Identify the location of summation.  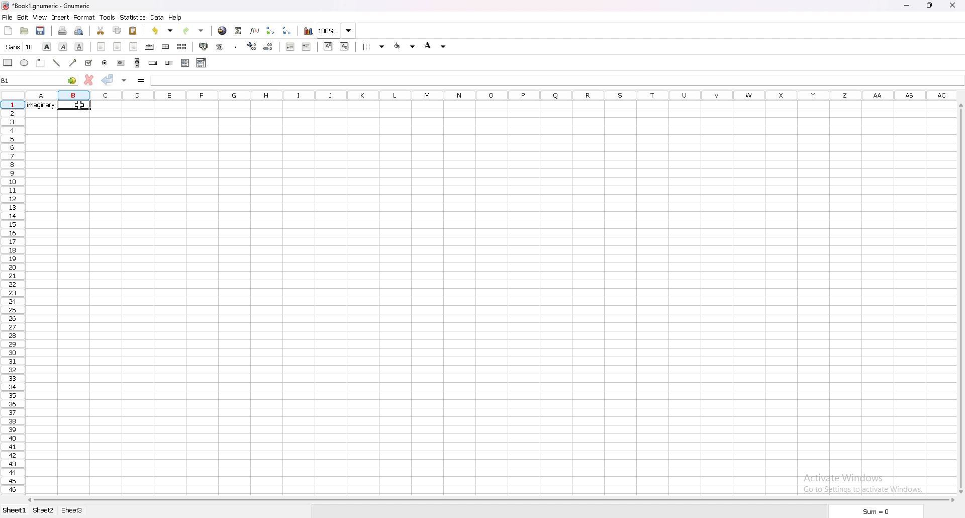
(238, 31).